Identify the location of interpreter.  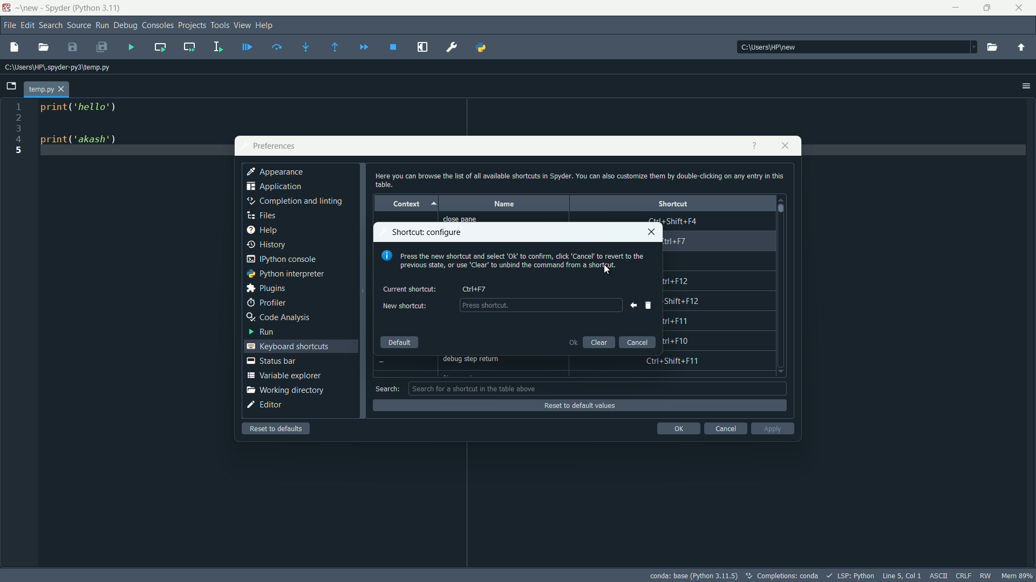
(693, 576).